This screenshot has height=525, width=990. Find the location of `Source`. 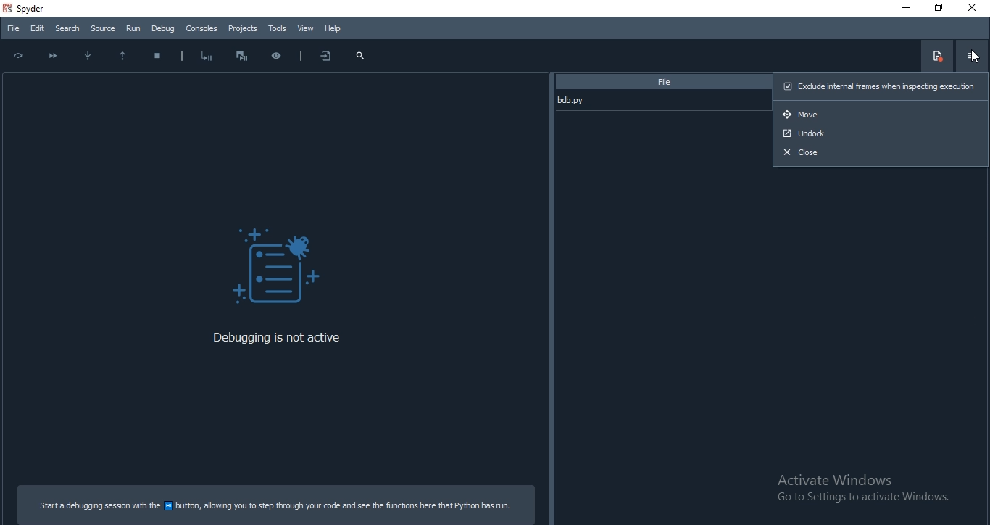

Source is located at coordinates (102, 28).